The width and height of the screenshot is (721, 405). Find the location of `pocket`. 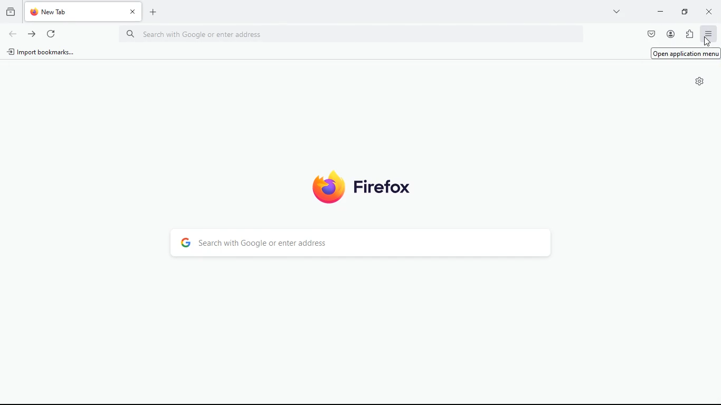

pocket is located at coordinates (651, 34).